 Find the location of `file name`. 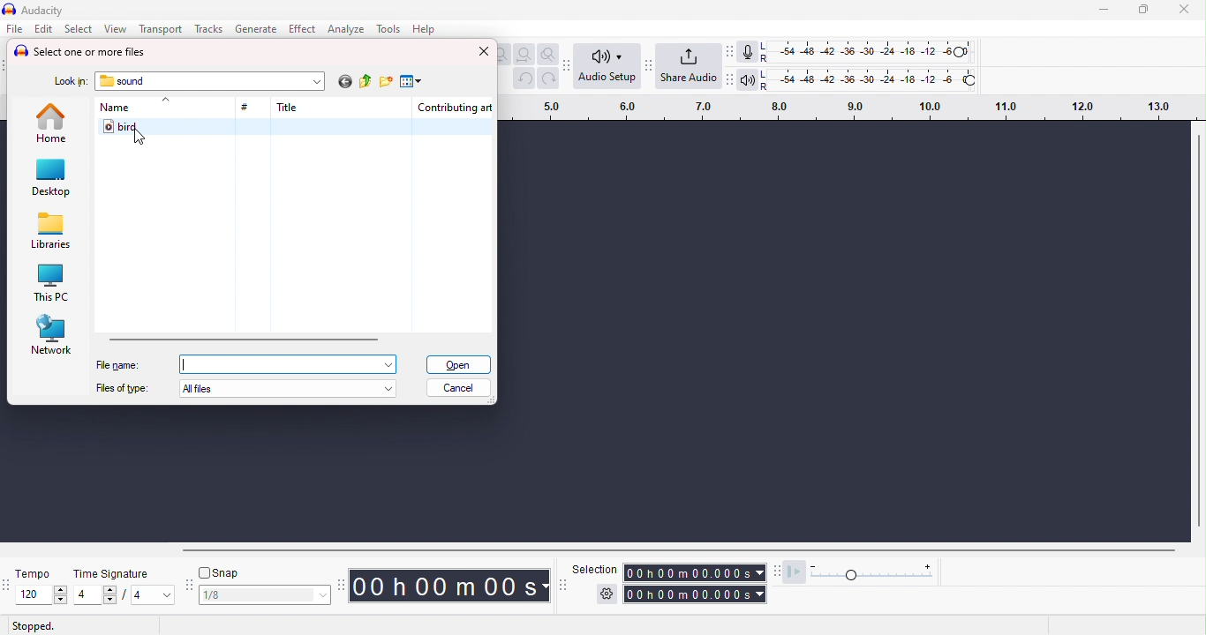

file name is located at coordinates (117, 365).